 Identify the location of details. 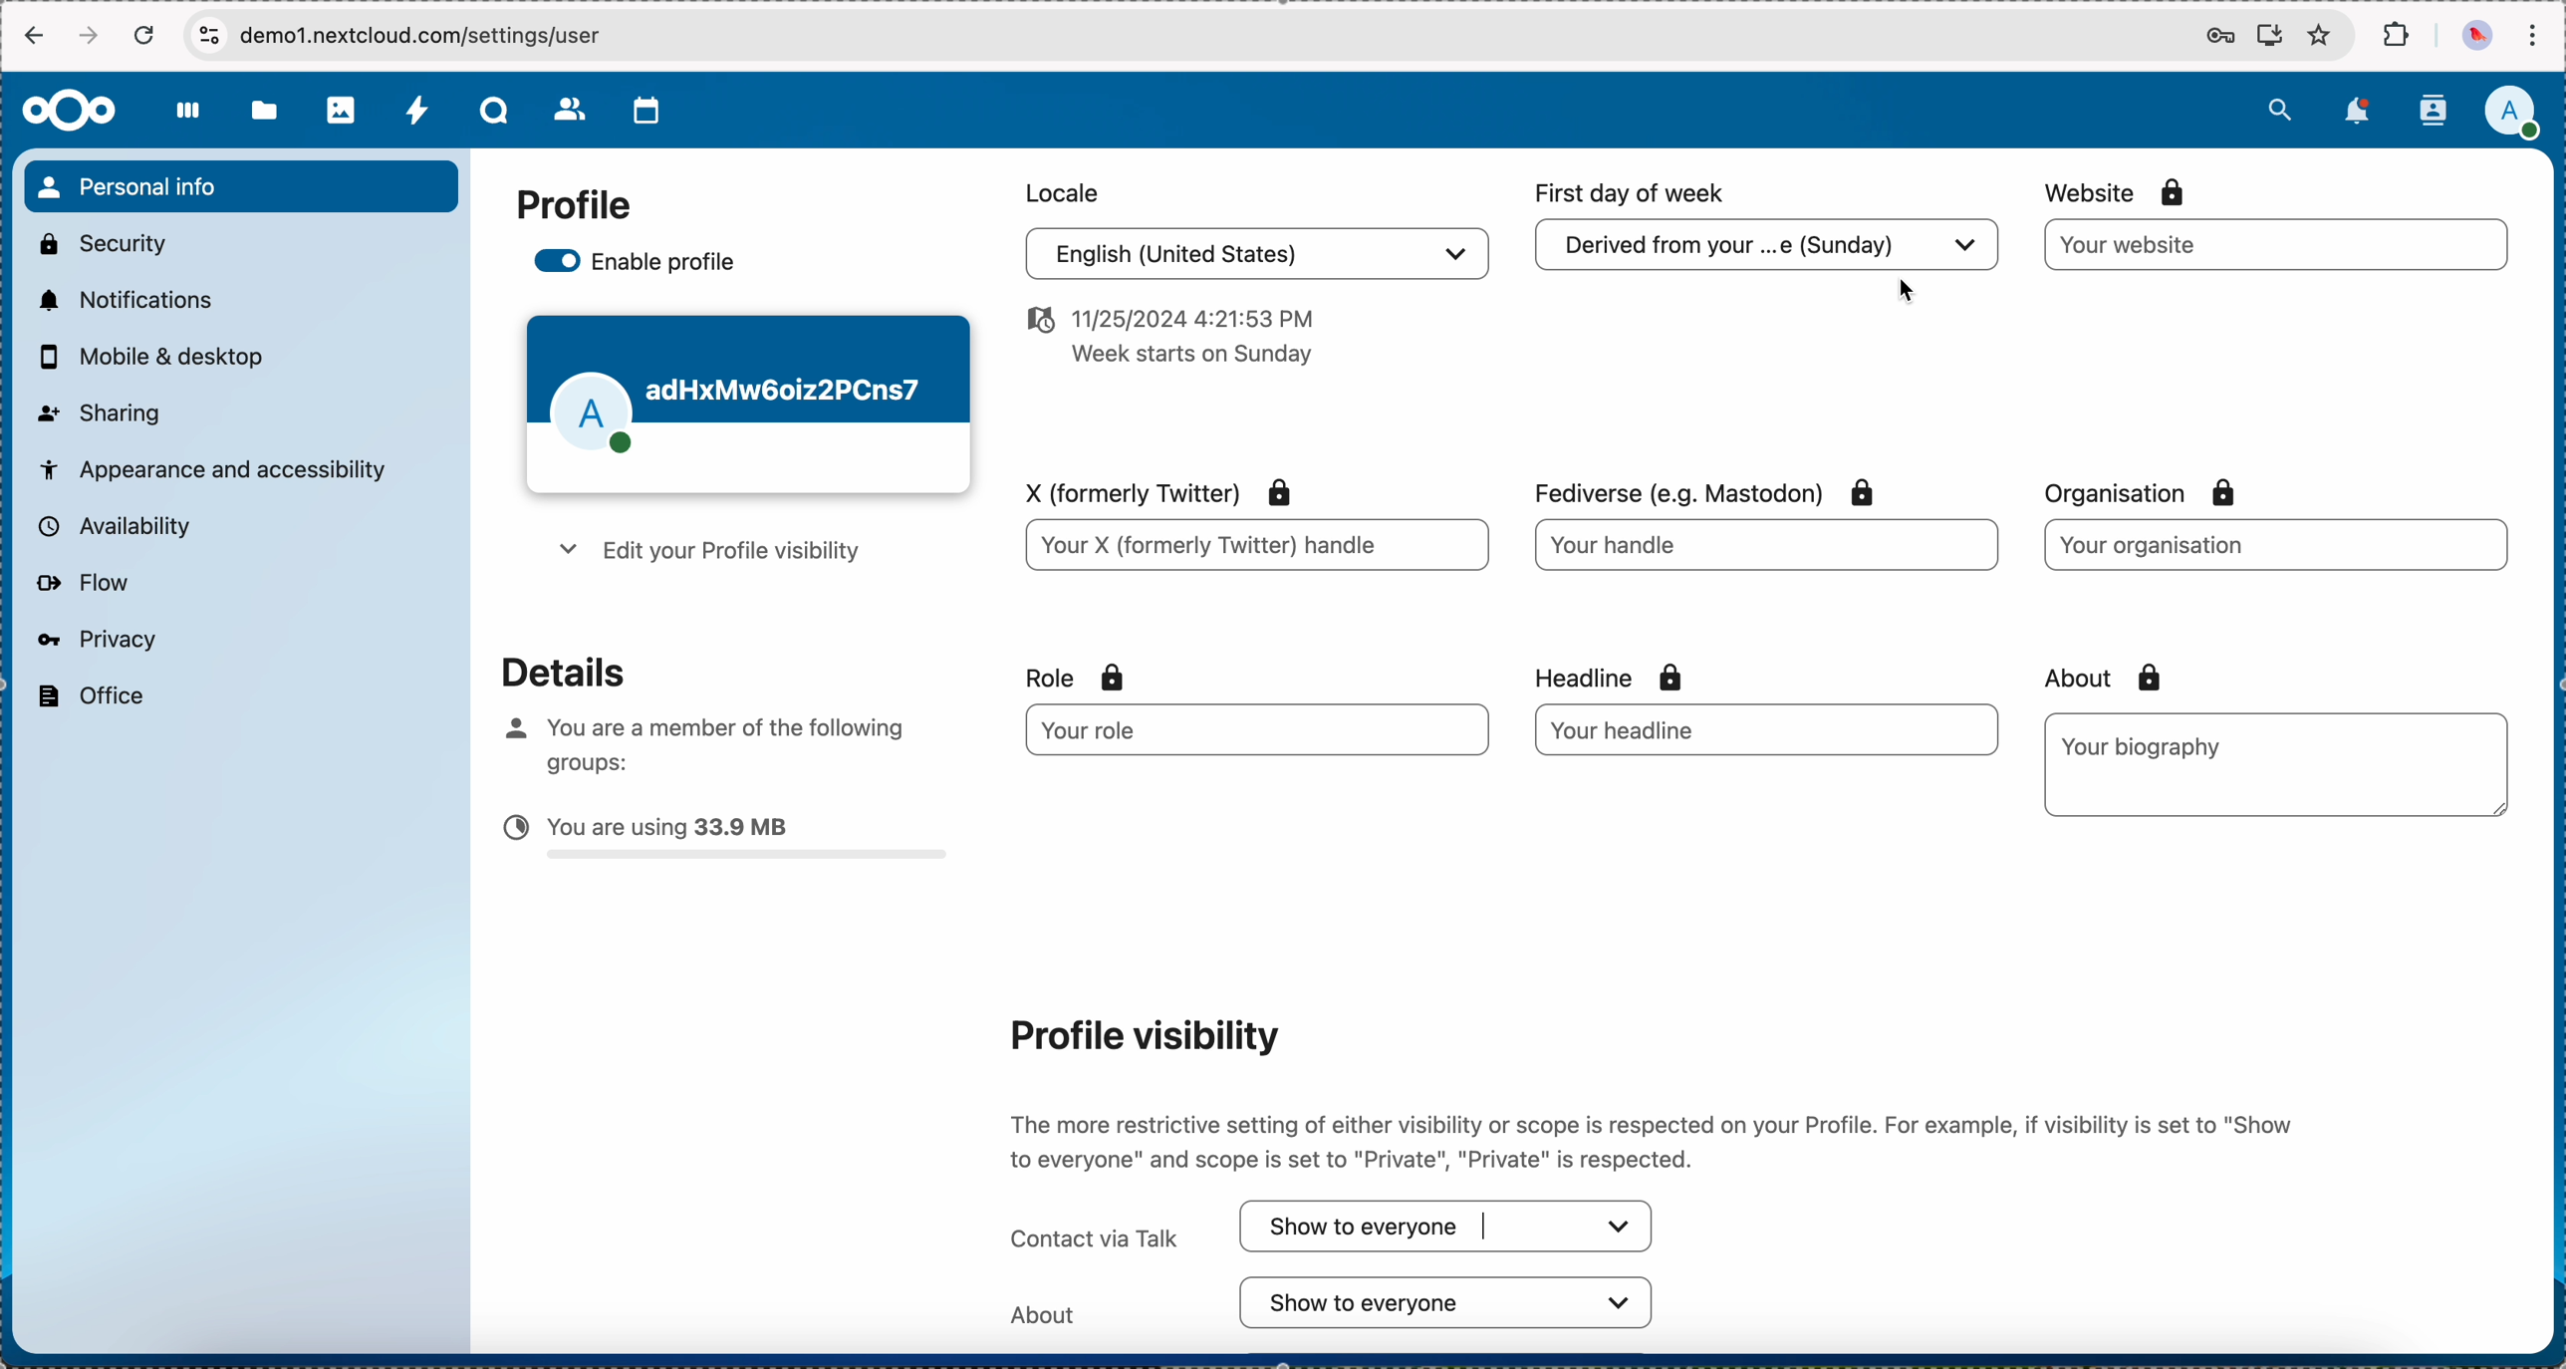
(547, 670).